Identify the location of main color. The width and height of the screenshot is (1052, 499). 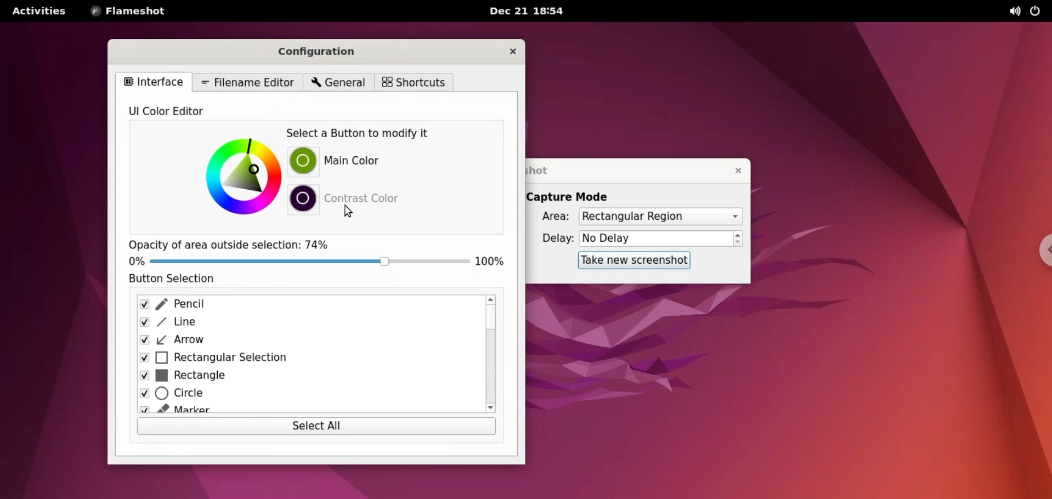
(366, 160).